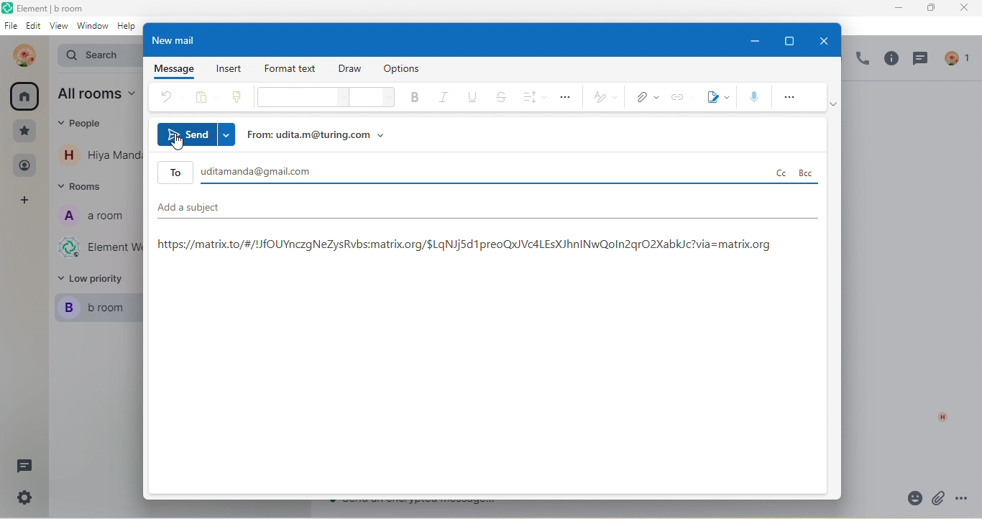 Image resolution: width=982 pixels, height=519 pixels. What do you see at coordinates (468, 247) in the screenshot?
I see `https://matrix.to/#/!/fOUYnczgNeZysRvbs:matrix.org/$LqNJj5d 1 preoQx)VedLEsXJhnINwQoln2qrO2XabkJc?via=matrix.org` at bounding box center [468, 247].